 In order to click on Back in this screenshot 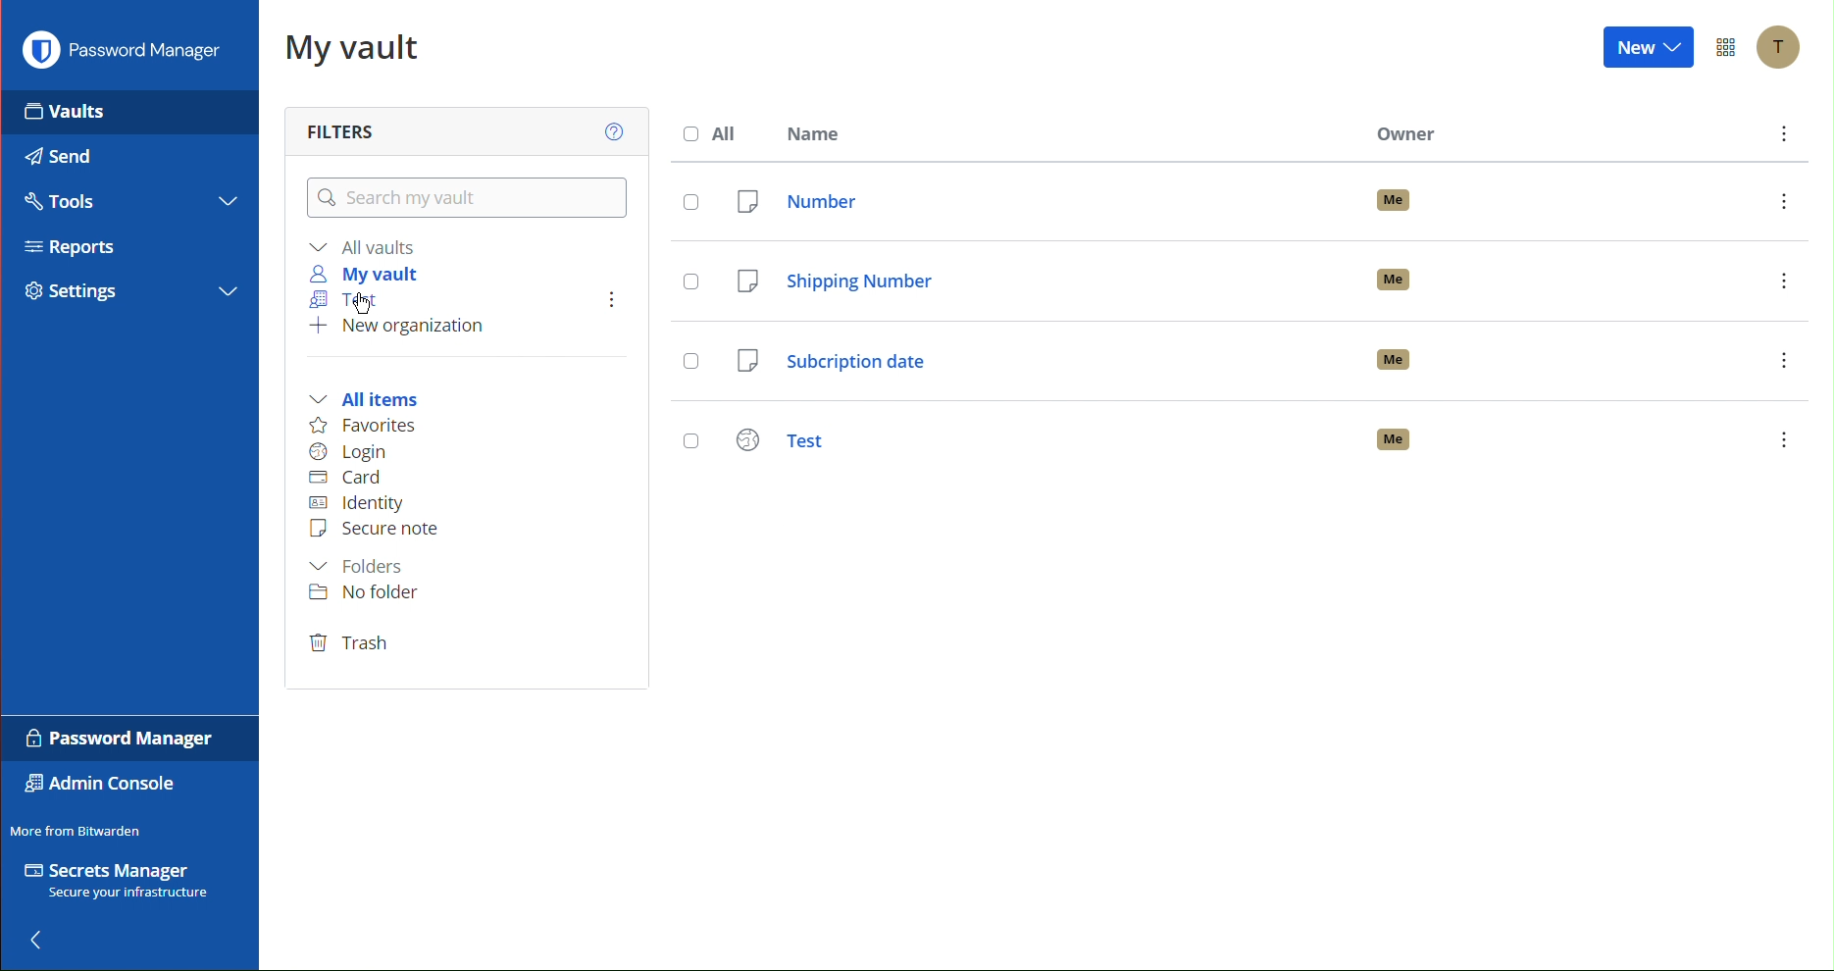, I will do `click(45, 935)`.